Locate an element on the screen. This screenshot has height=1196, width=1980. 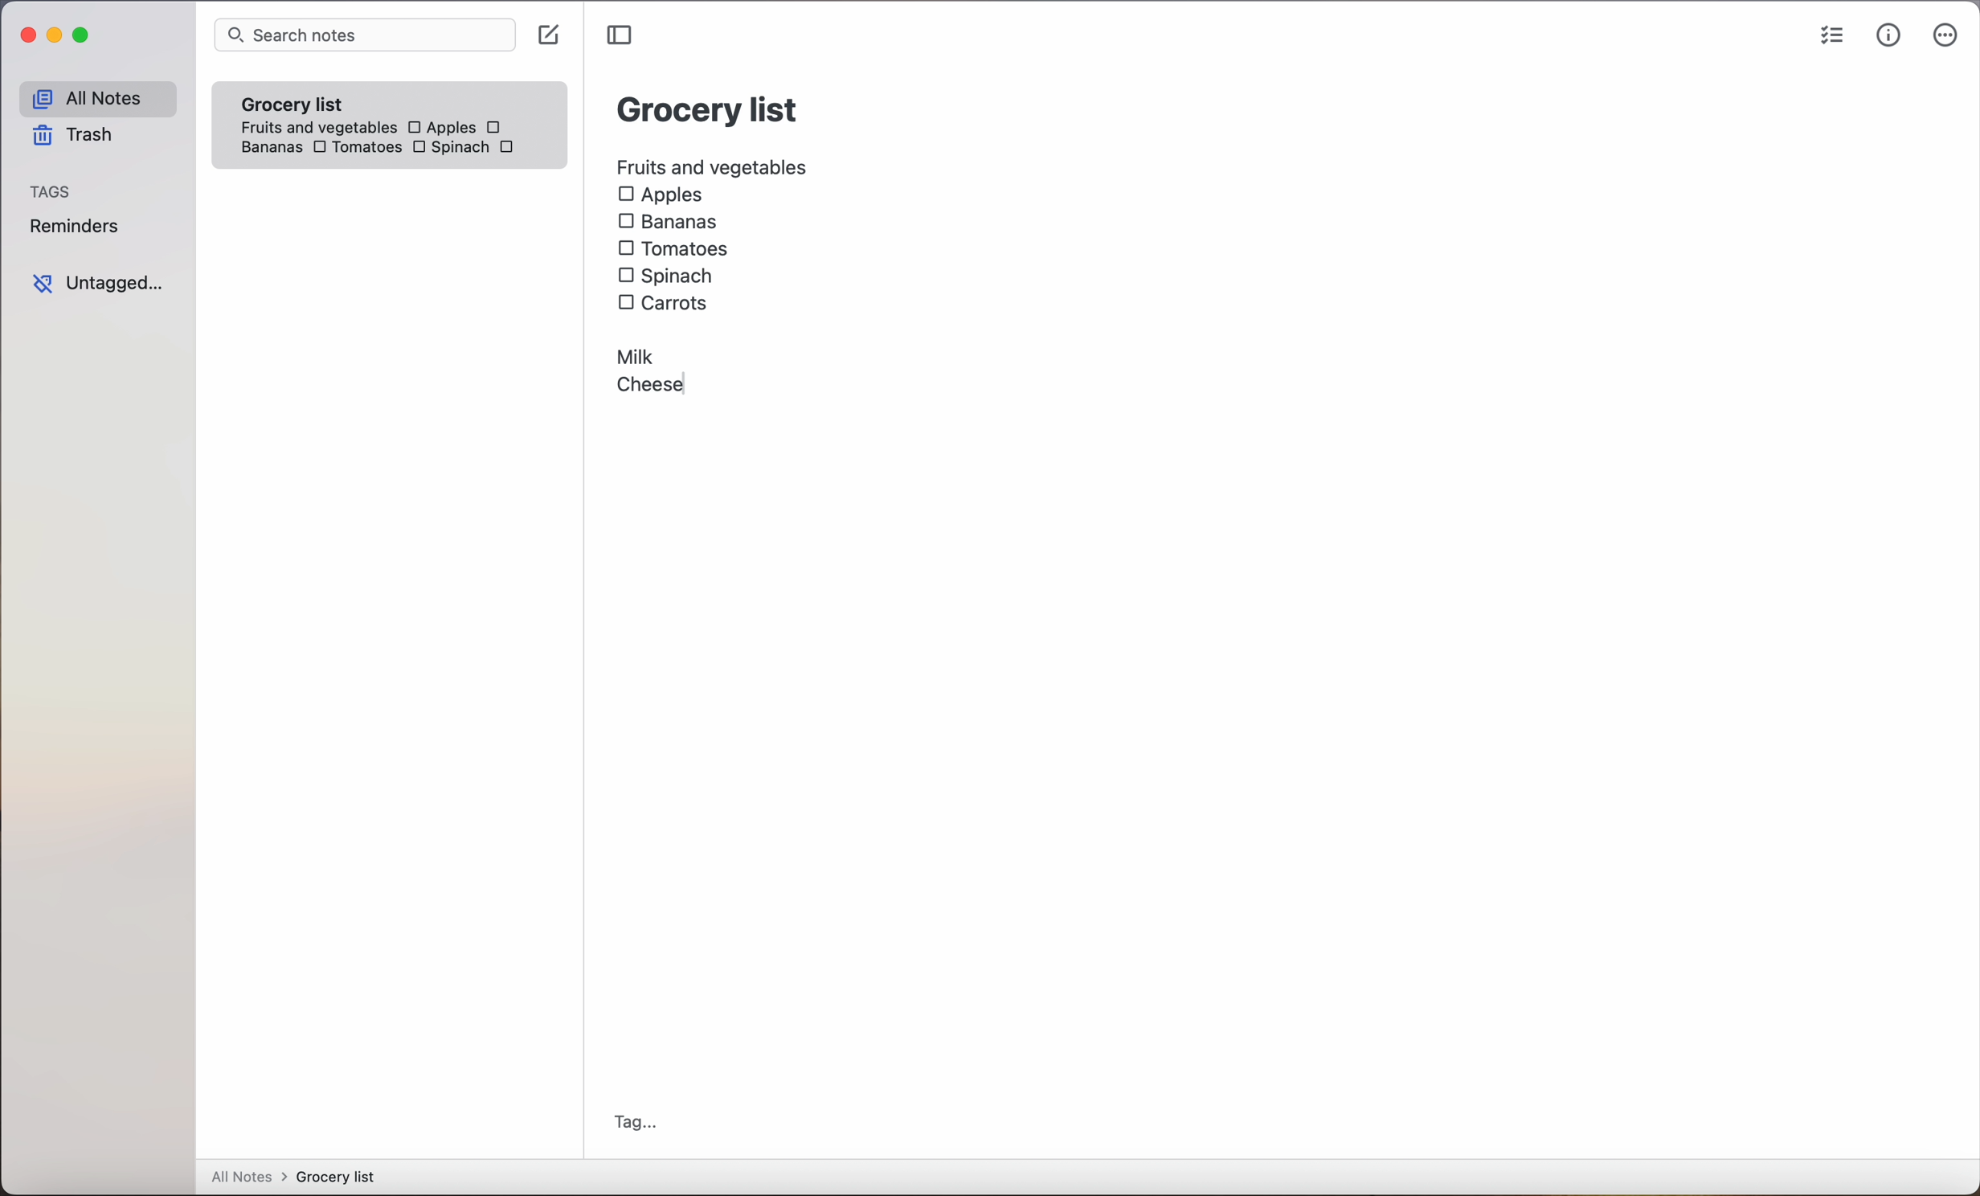
checklist is located at coordinates (1829, 38).